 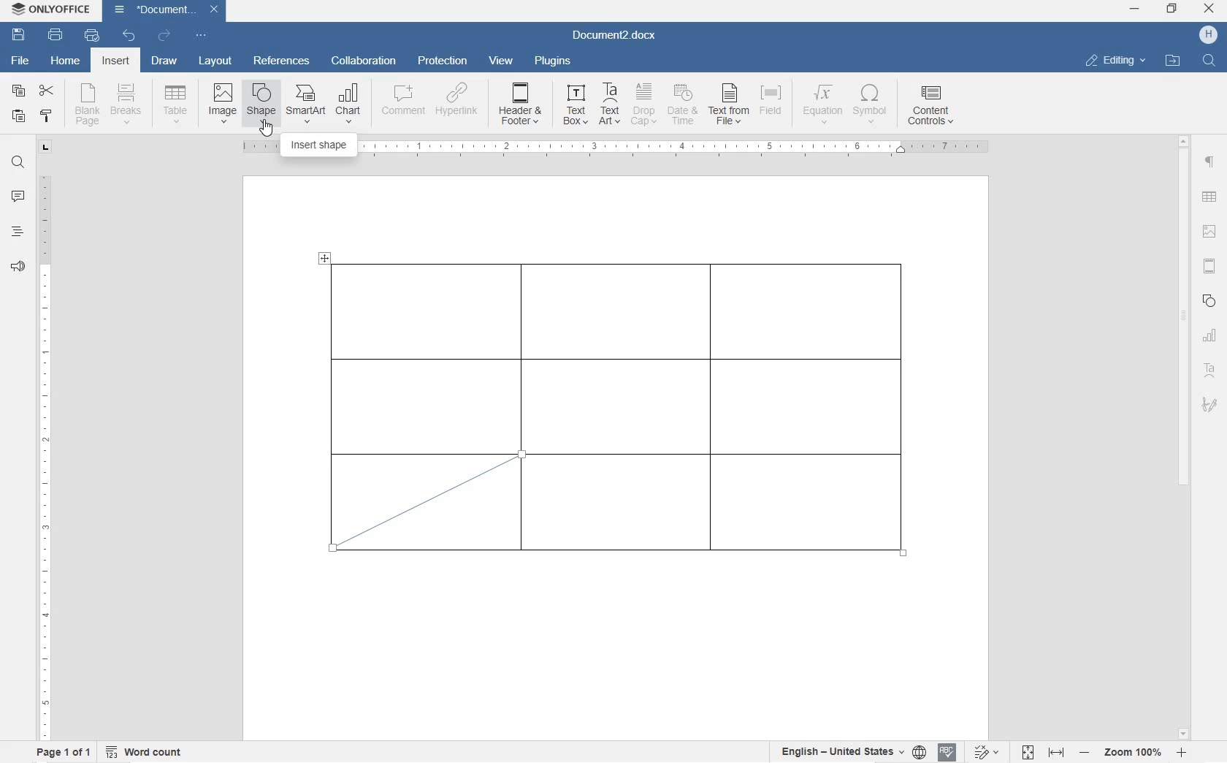 I want to click on find, so click(x=19, y=164).